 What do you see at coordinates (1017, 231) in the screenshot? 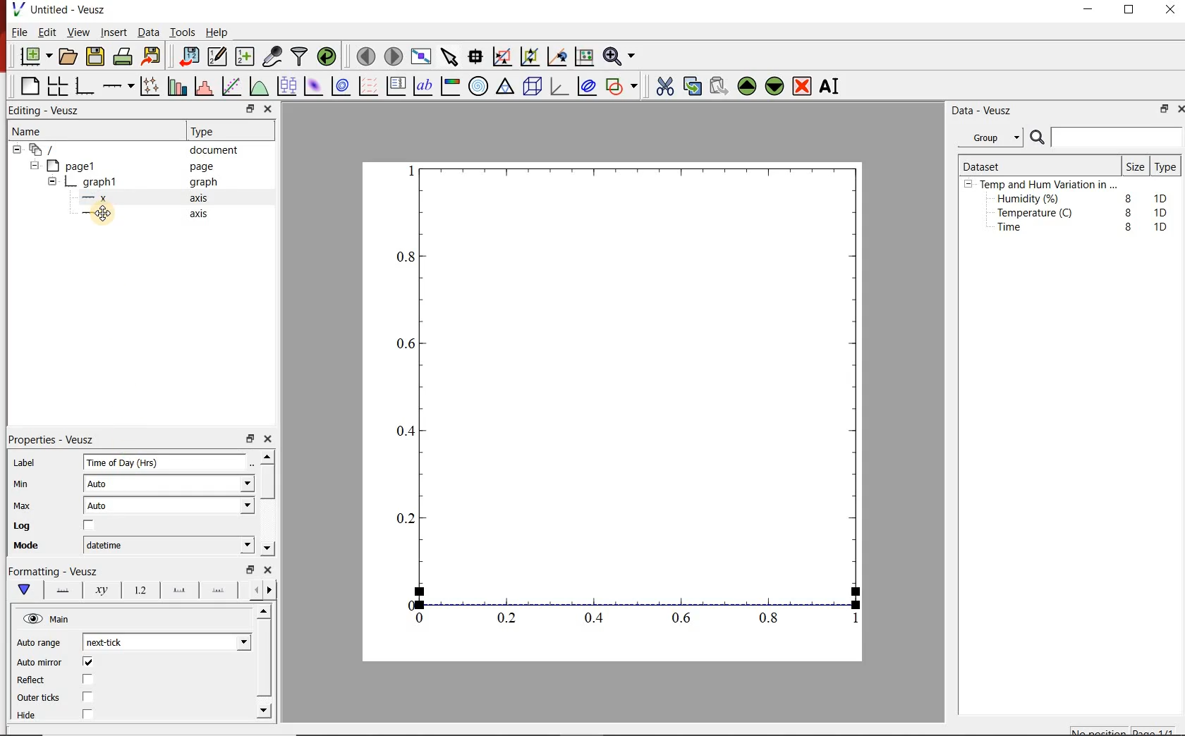
I see `Time` at bounding box center [1017, 231].